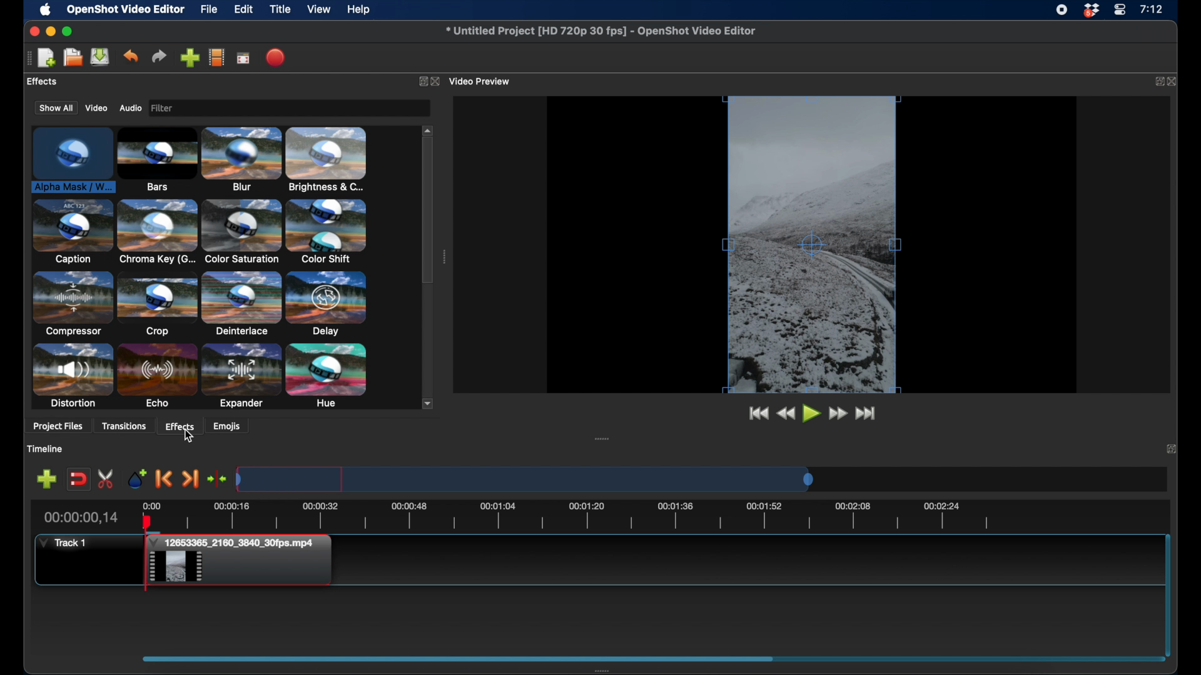 The image size is (1201, 675). I want to click on File added to timeline, so click(243, 561).